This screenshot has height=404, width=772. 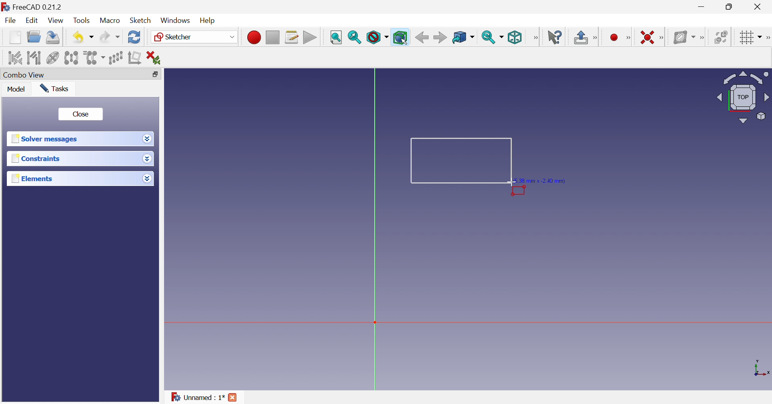 I want to click on Tools, so click(x=81, y=21).